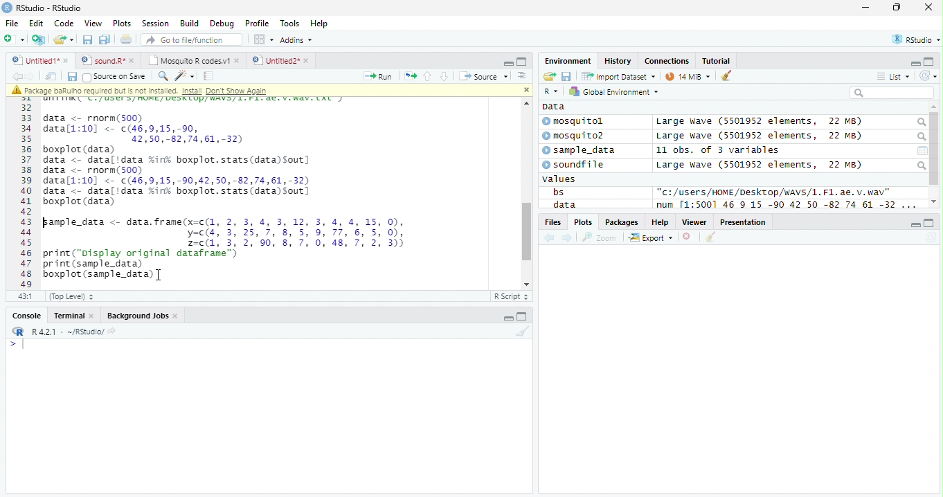 The image size is (943, 497). What do you see at coordinates (298, 39) in the screenshot?
I see `Addins` at bounding box center [298, 39].